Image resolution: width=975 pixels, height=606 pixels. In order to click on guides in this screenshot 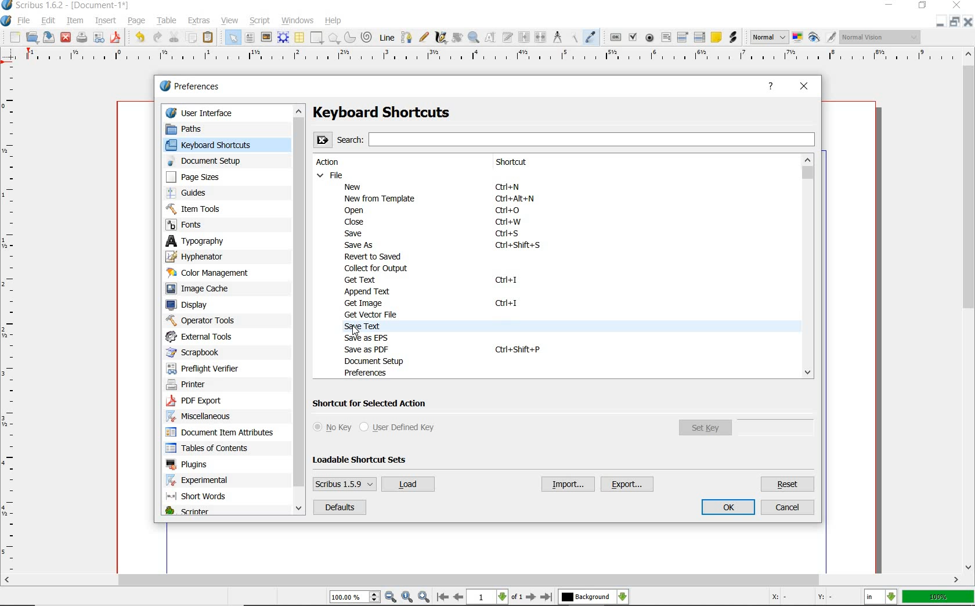, I will do `click(203, 193)`.